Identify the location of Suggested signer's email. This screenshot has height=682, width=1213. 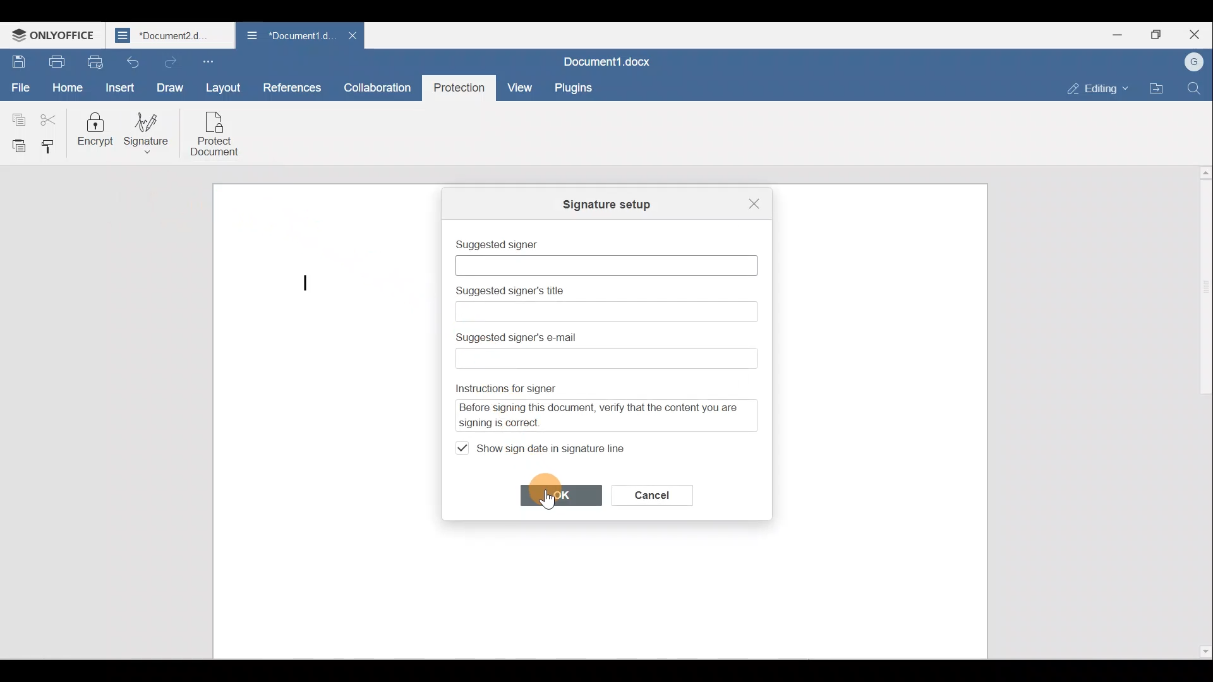
(524, 338).